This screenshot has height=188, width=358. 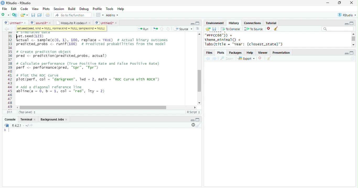 I want to click on minimize, so click(x=192, y=120).